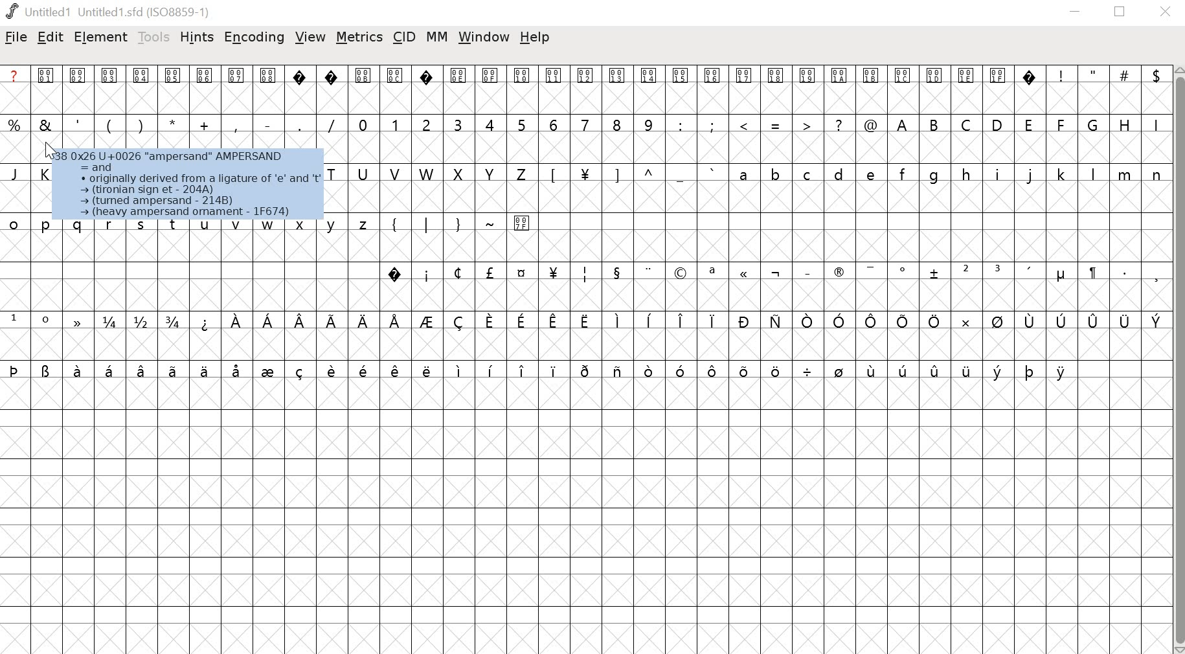 The height and width of the screenshot is (654, 1185). I want to click on 5, so click(522, 124).